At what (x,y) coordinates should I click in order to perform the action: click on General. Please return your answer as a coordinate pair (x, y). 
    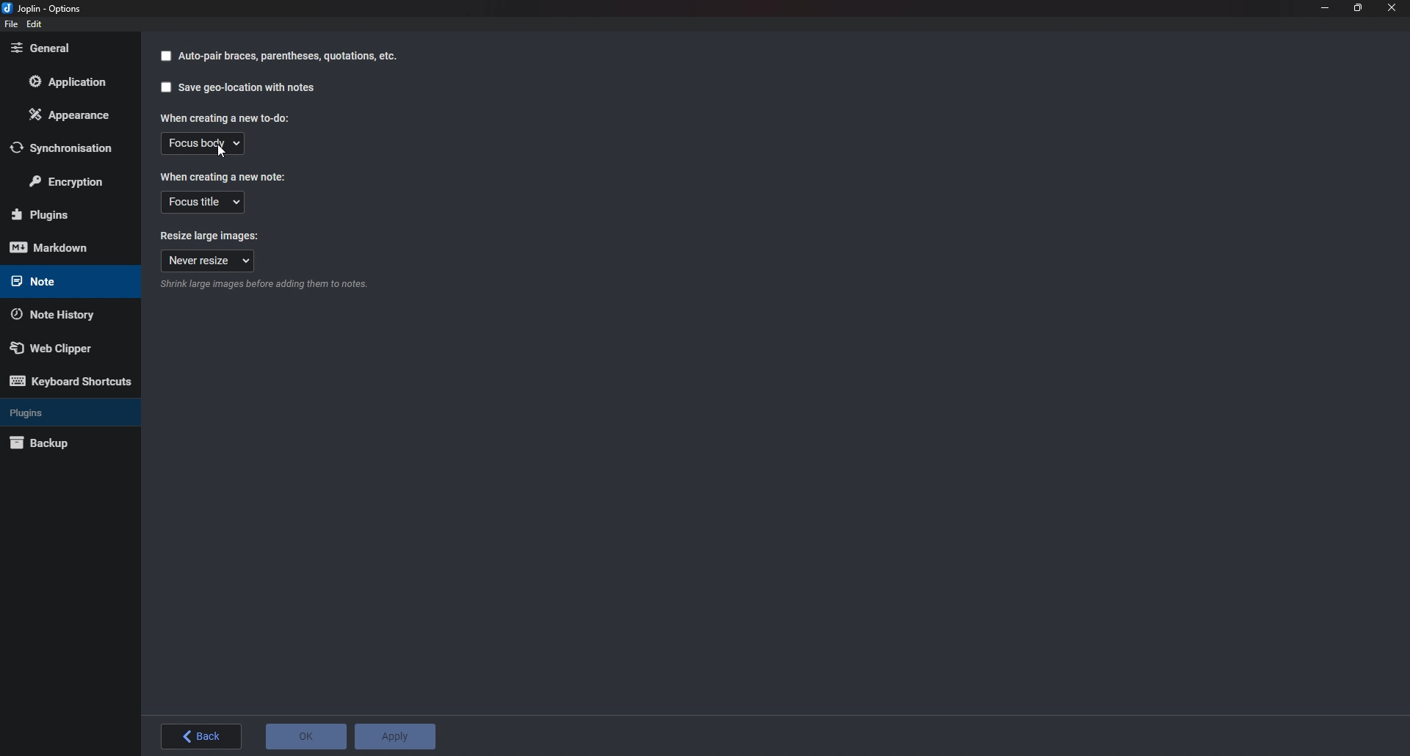
    Looking at the image, I should click on (66, 49).